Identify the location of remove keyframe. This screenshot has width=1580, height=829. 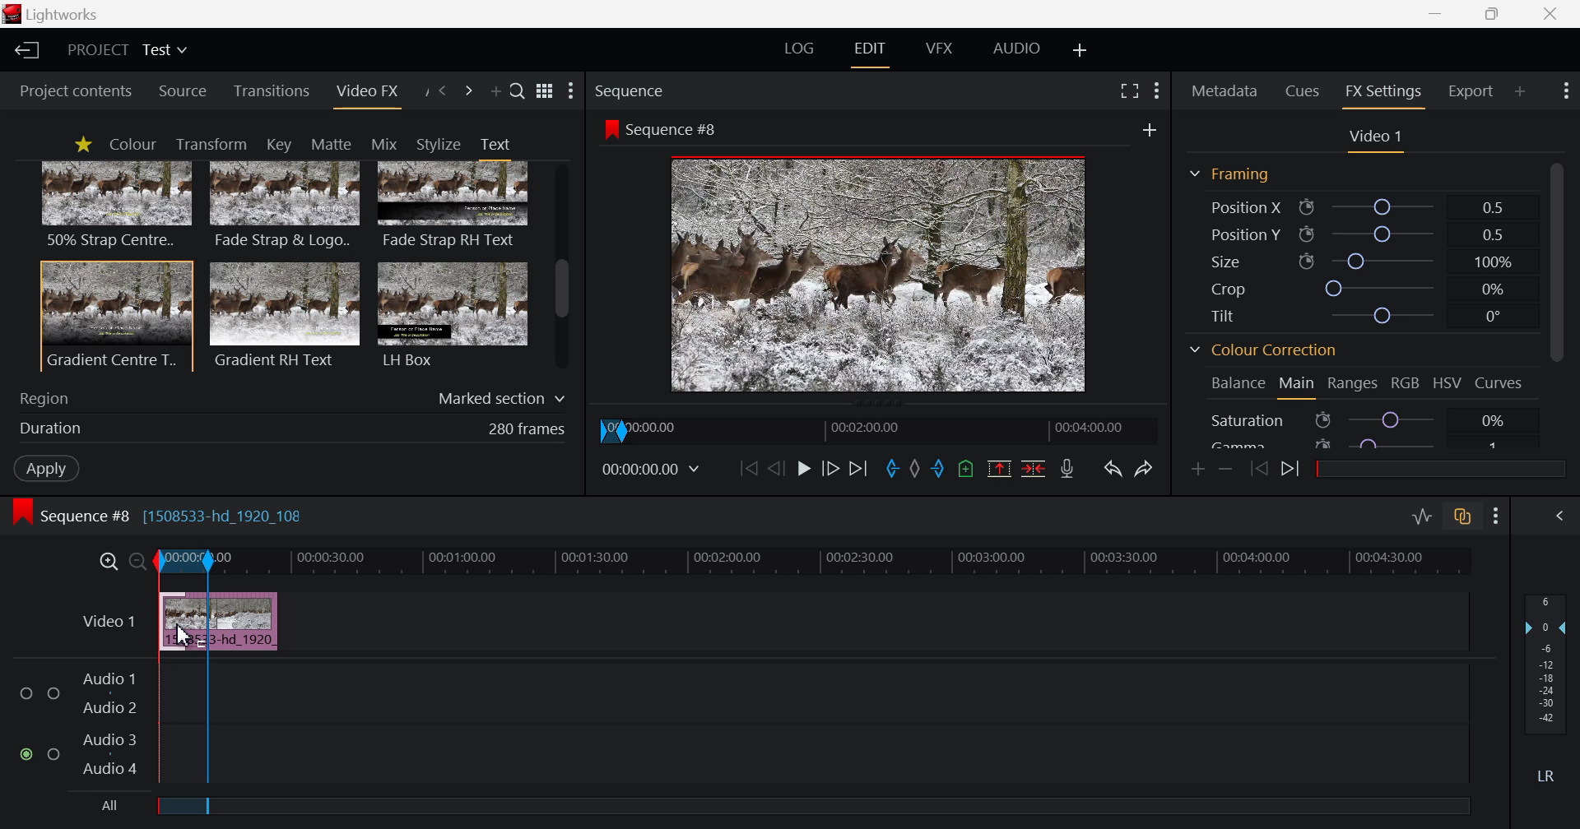
(1226, 469).